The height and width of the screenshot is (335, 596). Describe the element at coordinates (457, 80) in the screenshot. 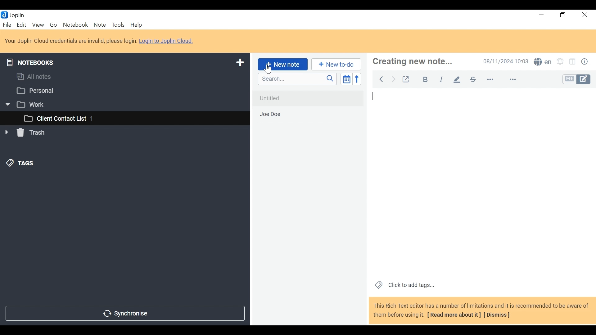

I see `Highlight` at that location.